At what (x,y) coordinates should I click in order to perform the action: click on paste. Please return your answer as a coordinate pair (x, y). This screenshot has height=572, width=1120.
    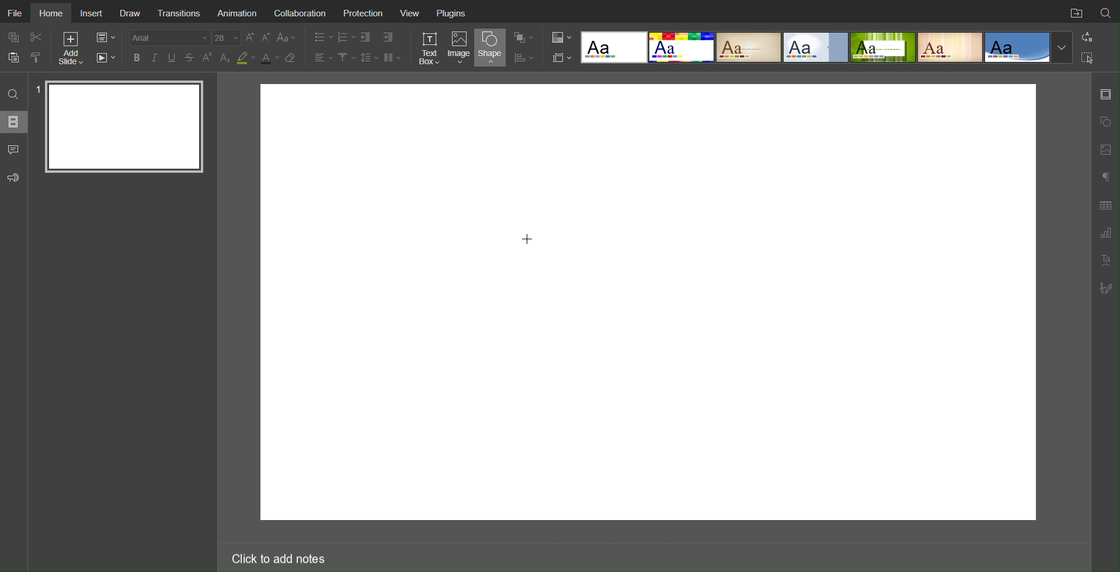
    Looking at the image, I should click on (15, 57).